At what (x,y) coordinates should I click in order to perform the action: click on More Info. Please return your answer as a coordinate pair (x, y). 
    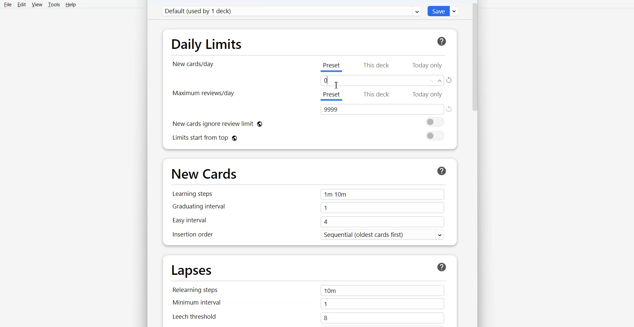
    Looking at the image, I should click on (442, 266).